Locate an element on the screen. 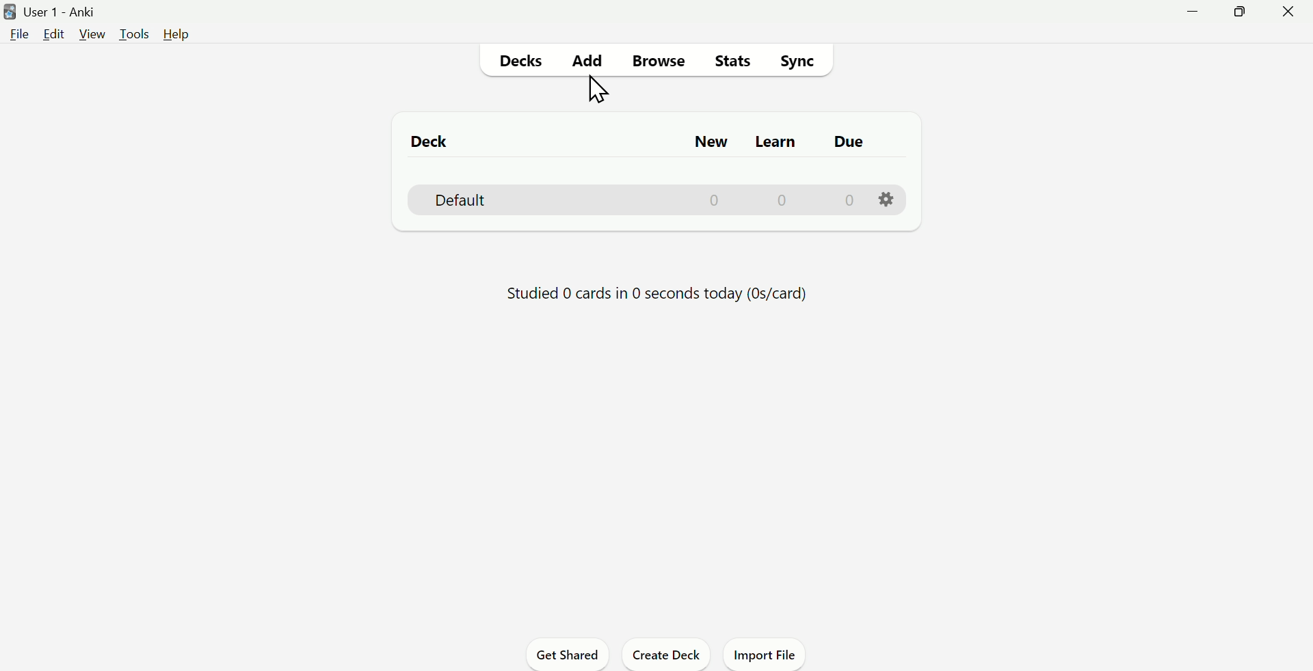 The height and width of the screenshot is (671, 1313). Help is located at coordinates (178, 35).